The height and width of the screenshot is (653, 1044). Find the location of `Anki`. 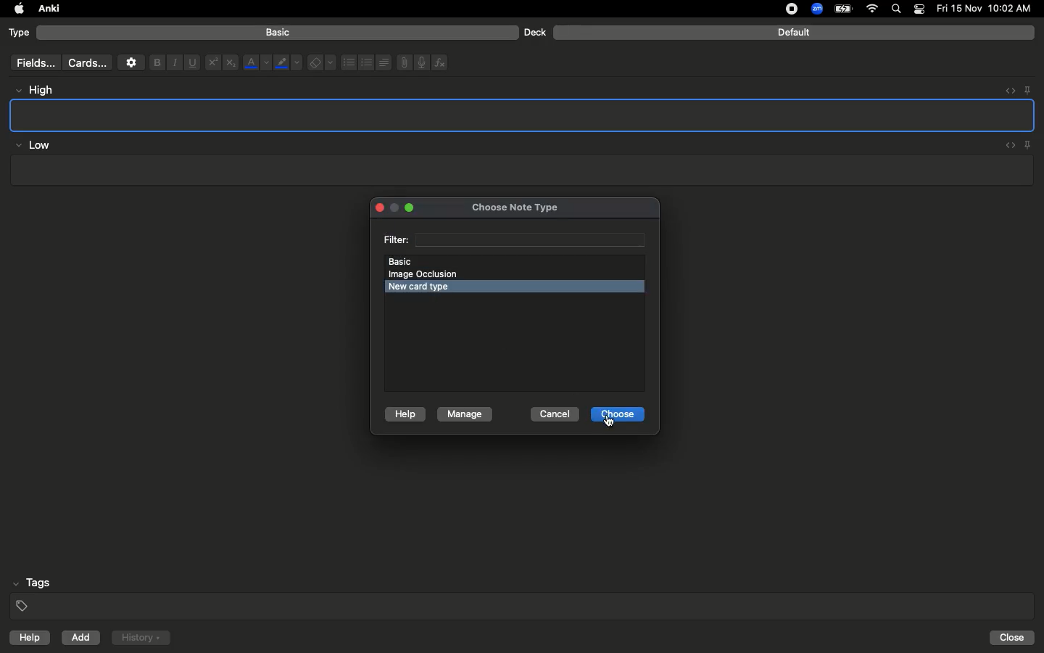

Anki is located at coordinates (48, 9).